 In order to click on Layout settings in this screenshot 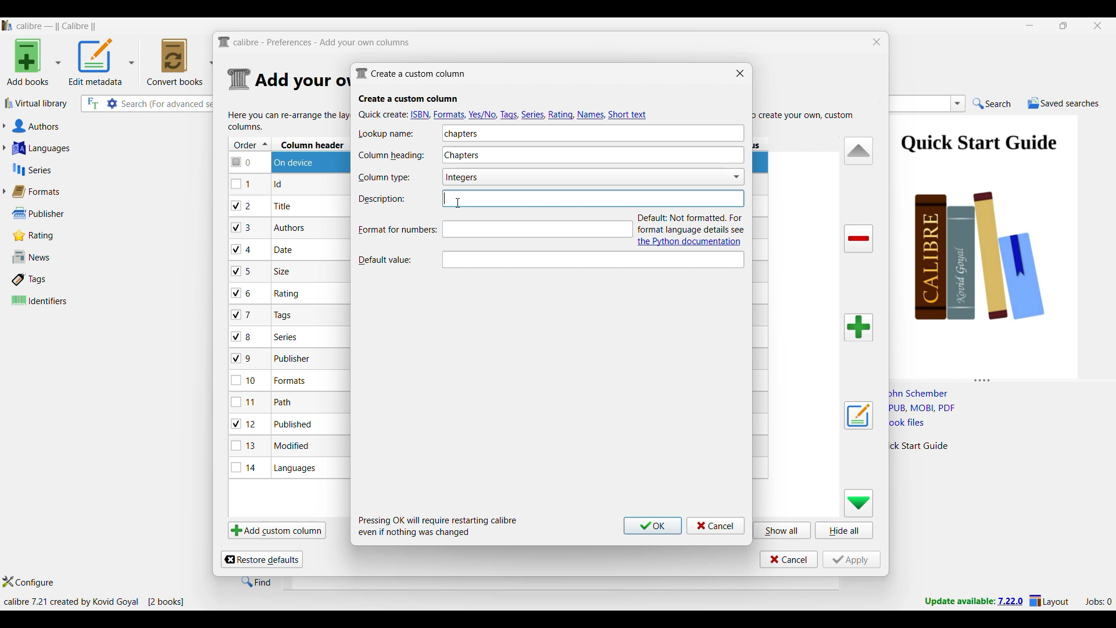, I will do `click(1049, 600)`.